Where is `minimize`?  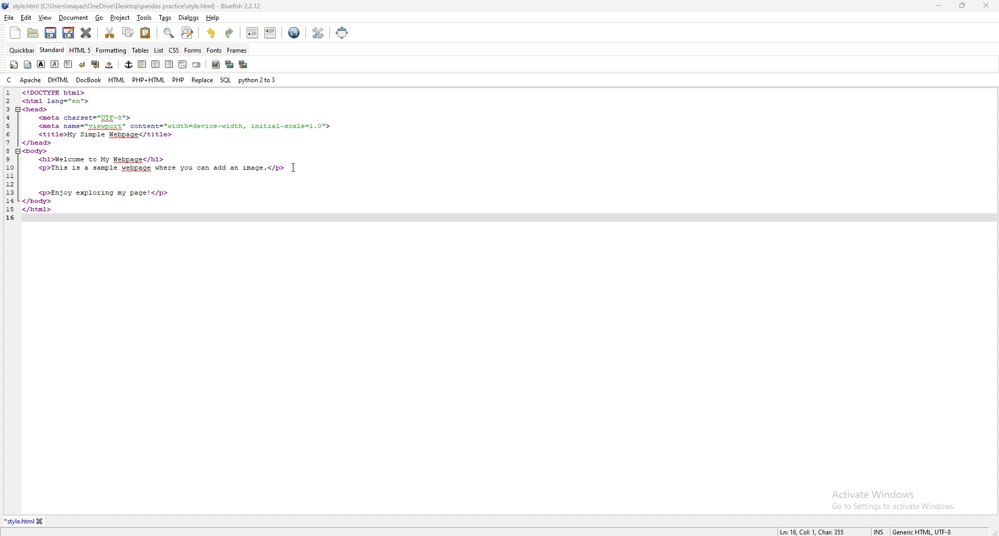 minimize is located at coordinates (939, 6).